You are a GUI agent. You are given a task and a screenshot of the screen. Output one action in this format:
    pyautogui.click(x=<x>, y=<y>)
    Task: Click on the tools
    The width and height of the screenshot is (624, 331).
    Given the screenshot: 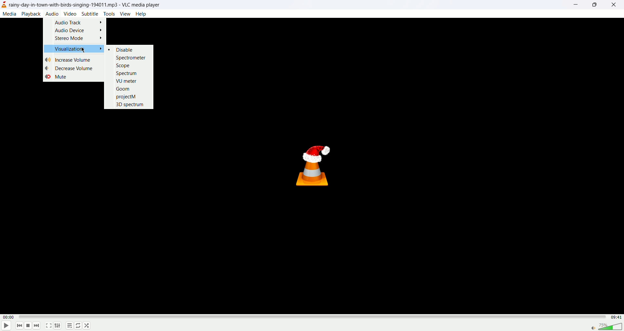 What is the action you would take?
    pyautogui.click(x=109, y=14)
    